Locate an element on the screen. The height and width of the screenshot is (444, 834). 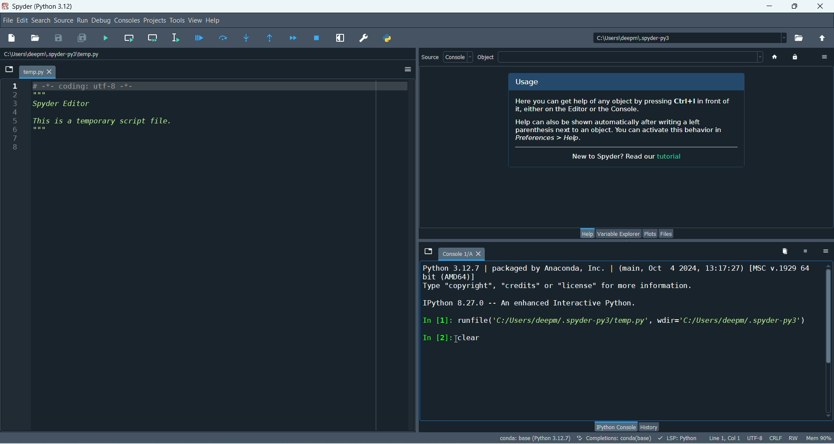
plots is located at coordinates (650, 234).